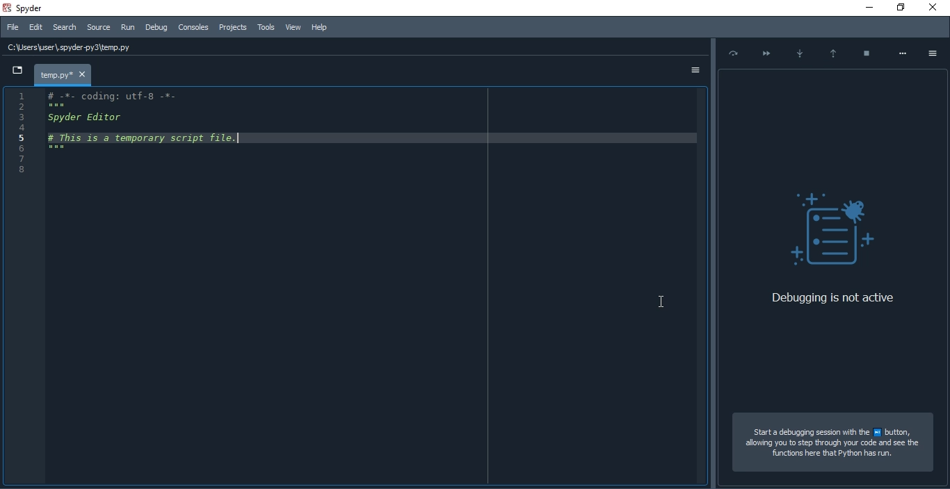 This screenshot has width=950, height=489. Describe the element at coordinates (232, 27) in the screenshot. I see `Consoles` at that location.